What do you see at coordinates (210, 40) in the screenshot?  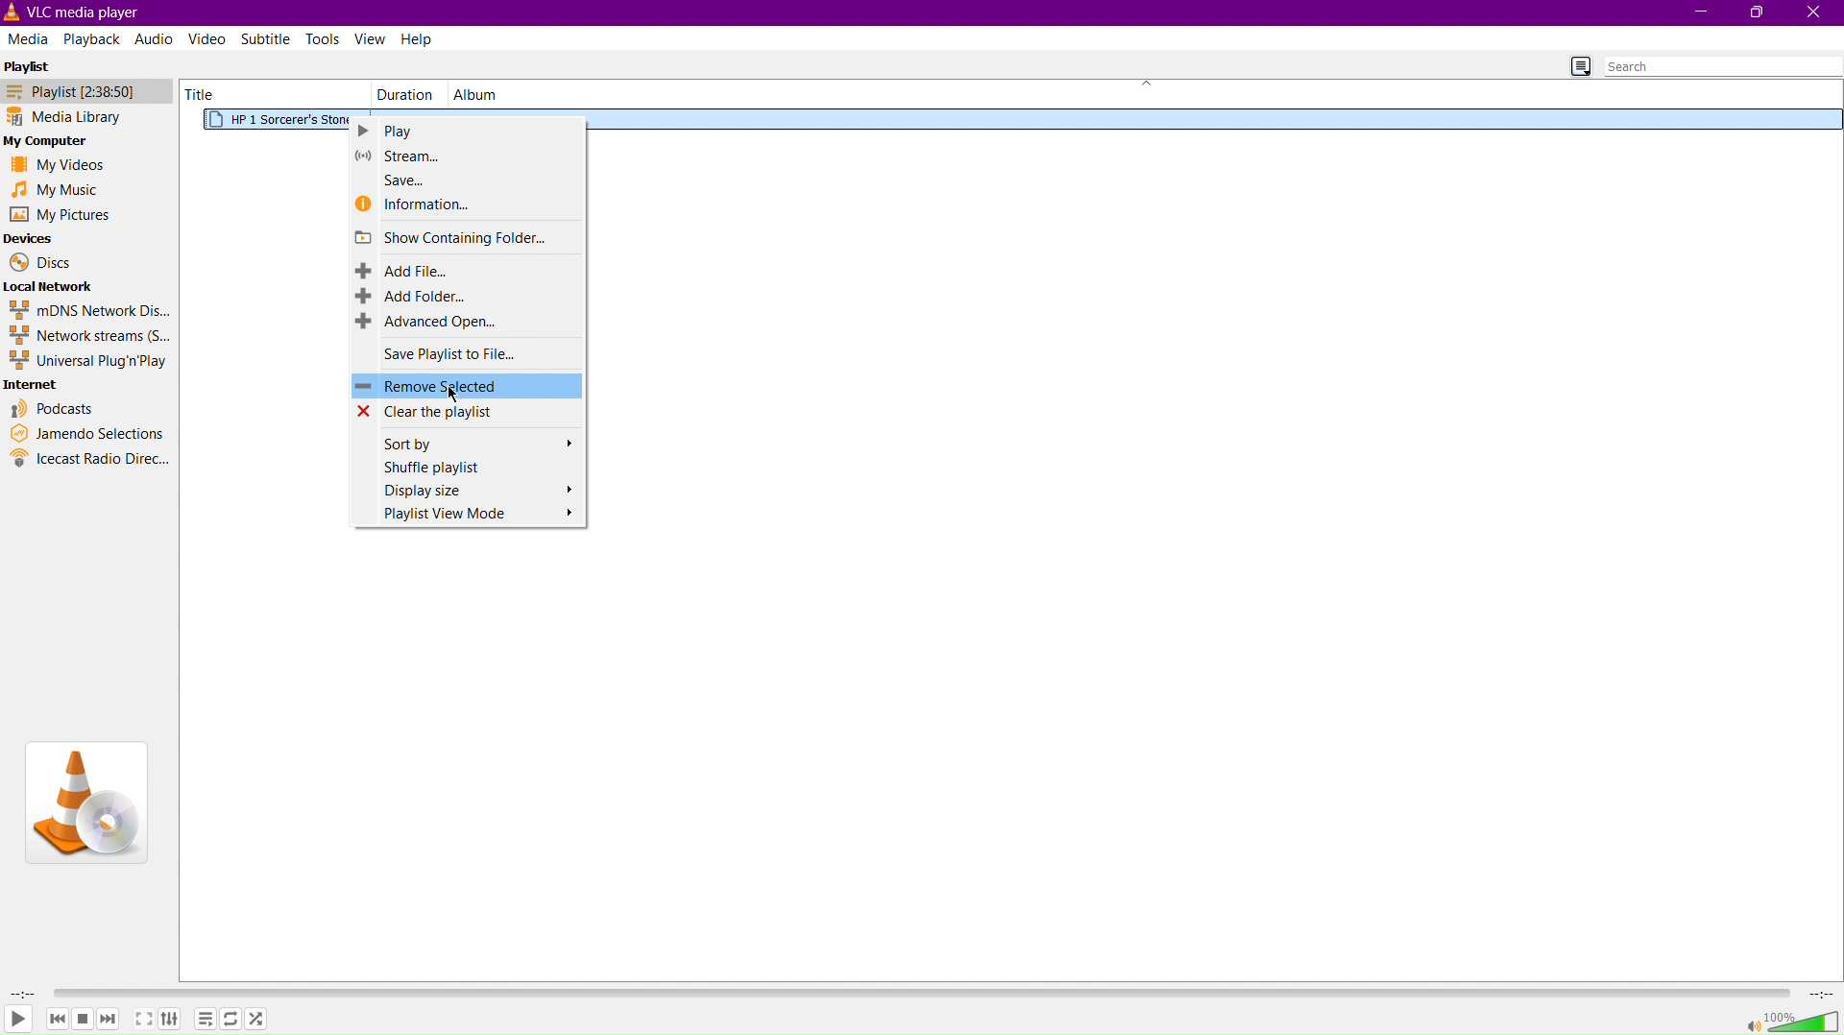 I see `Video` at bounding box center [210, 40].